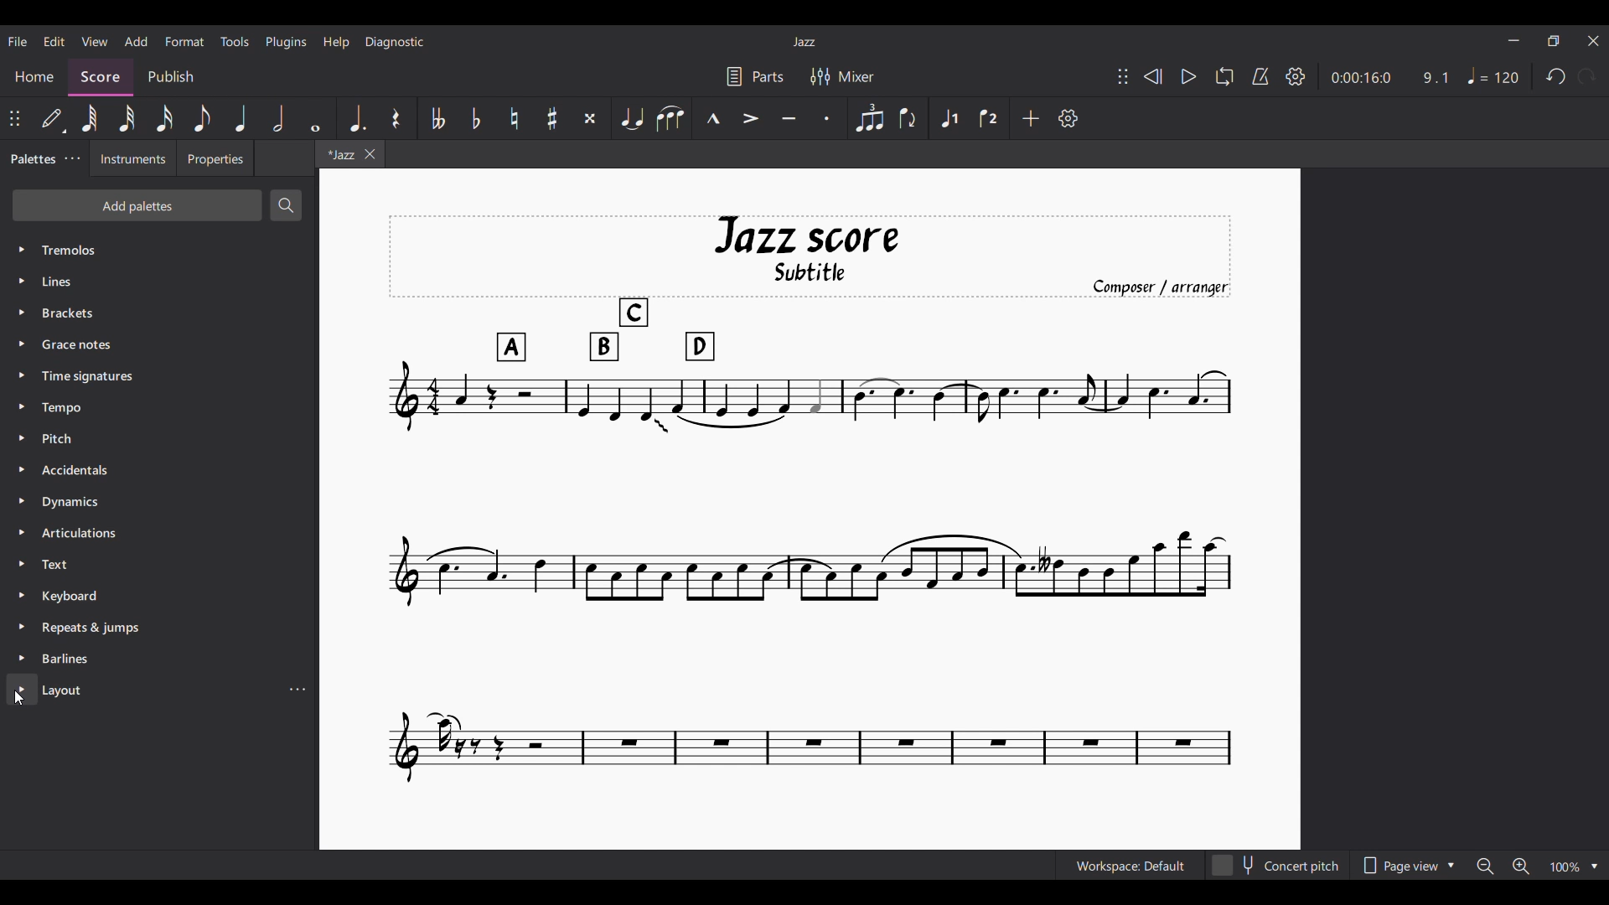  What do you see at coordinates (91, 119) in the screenshot?
I see `64th note` at bounding box center [91, 119].